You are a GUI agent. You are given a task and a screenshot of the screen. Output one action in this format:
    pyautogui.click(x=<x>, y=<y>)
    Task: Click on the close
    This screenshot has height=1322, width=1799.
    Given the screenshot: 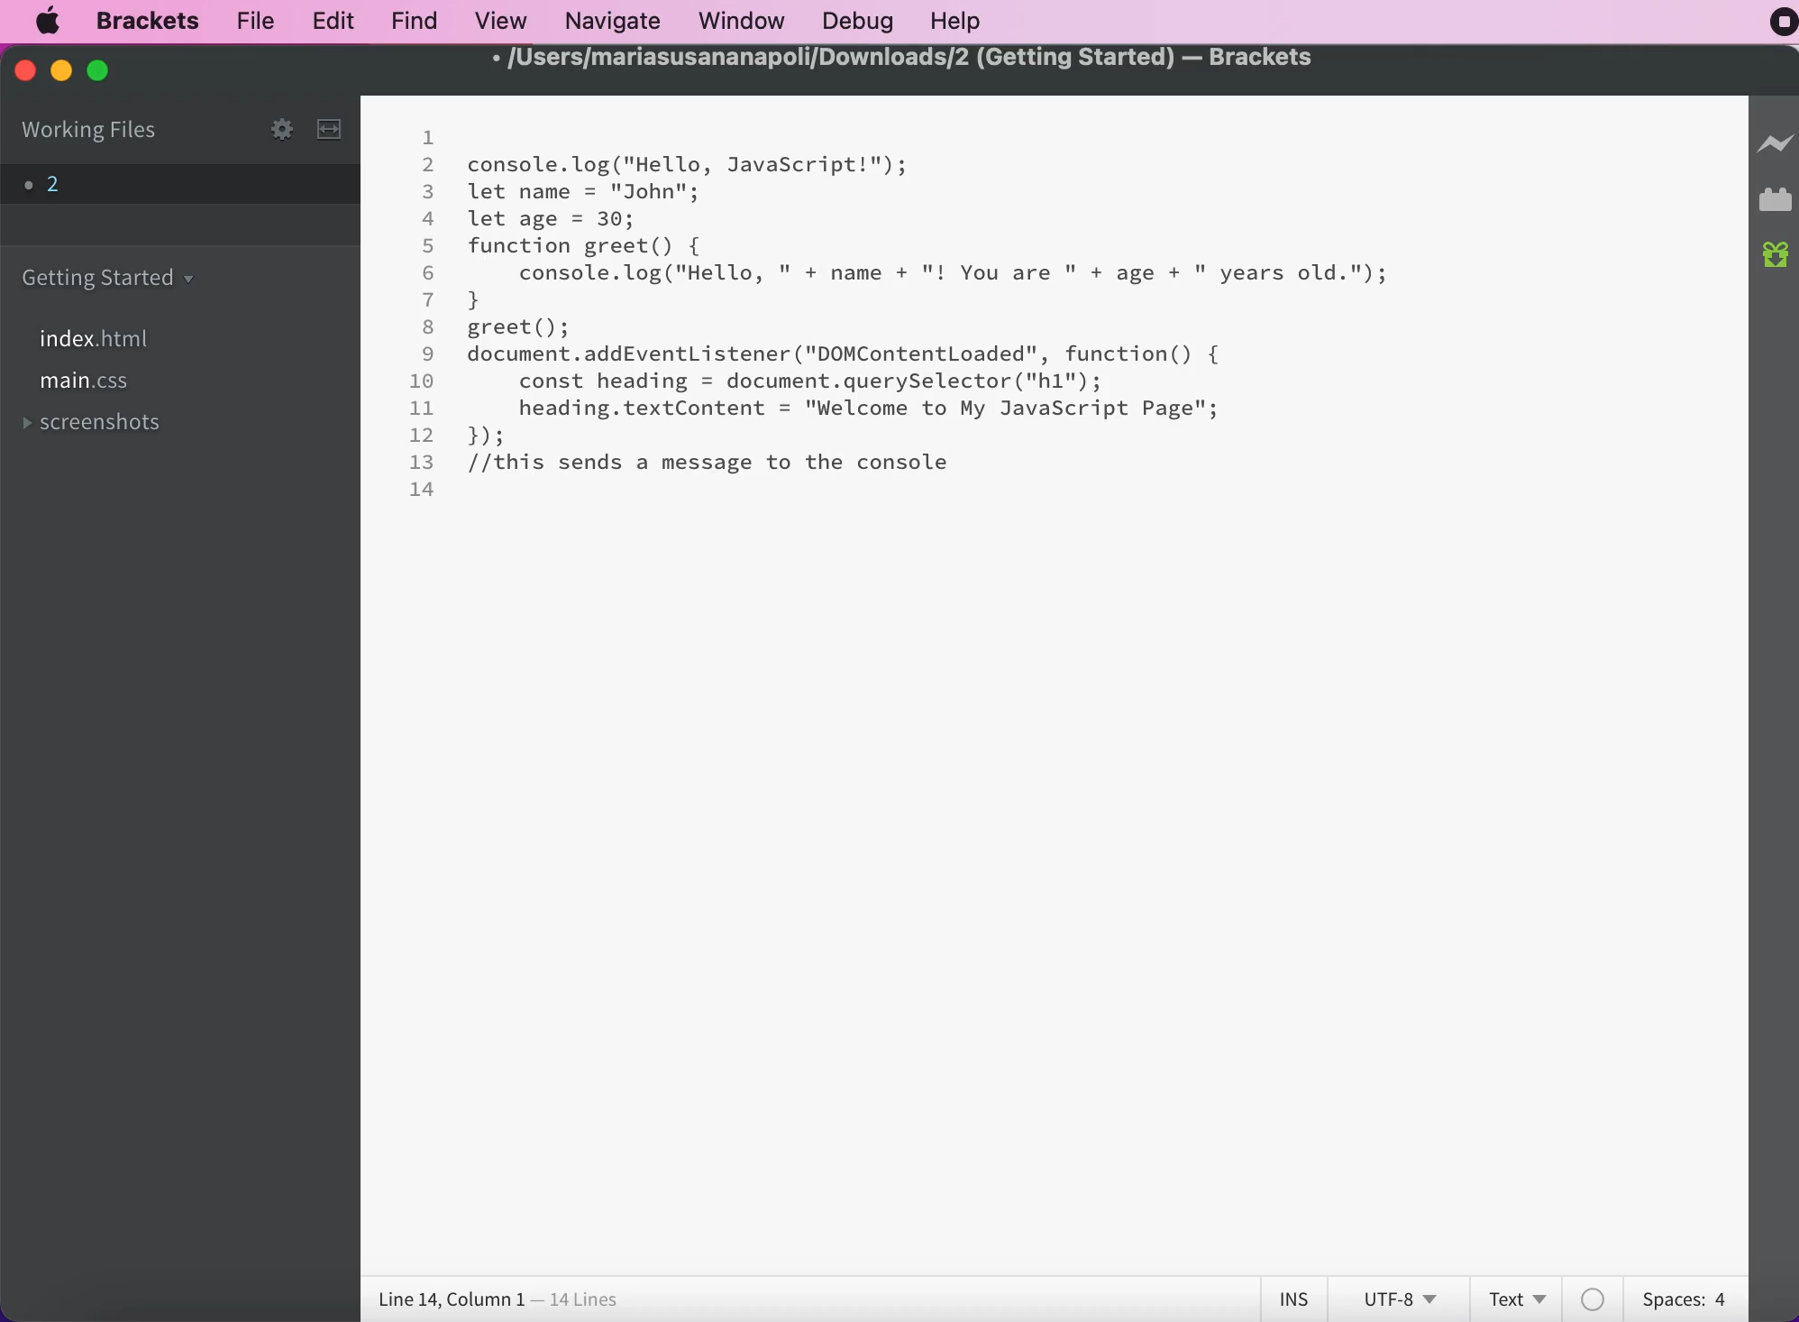 What is the action you would take?
    pyautogui.click(x=19, y=73)
    